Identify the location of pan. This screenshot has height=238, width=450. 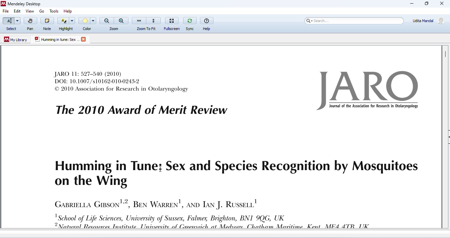
(30, 24).